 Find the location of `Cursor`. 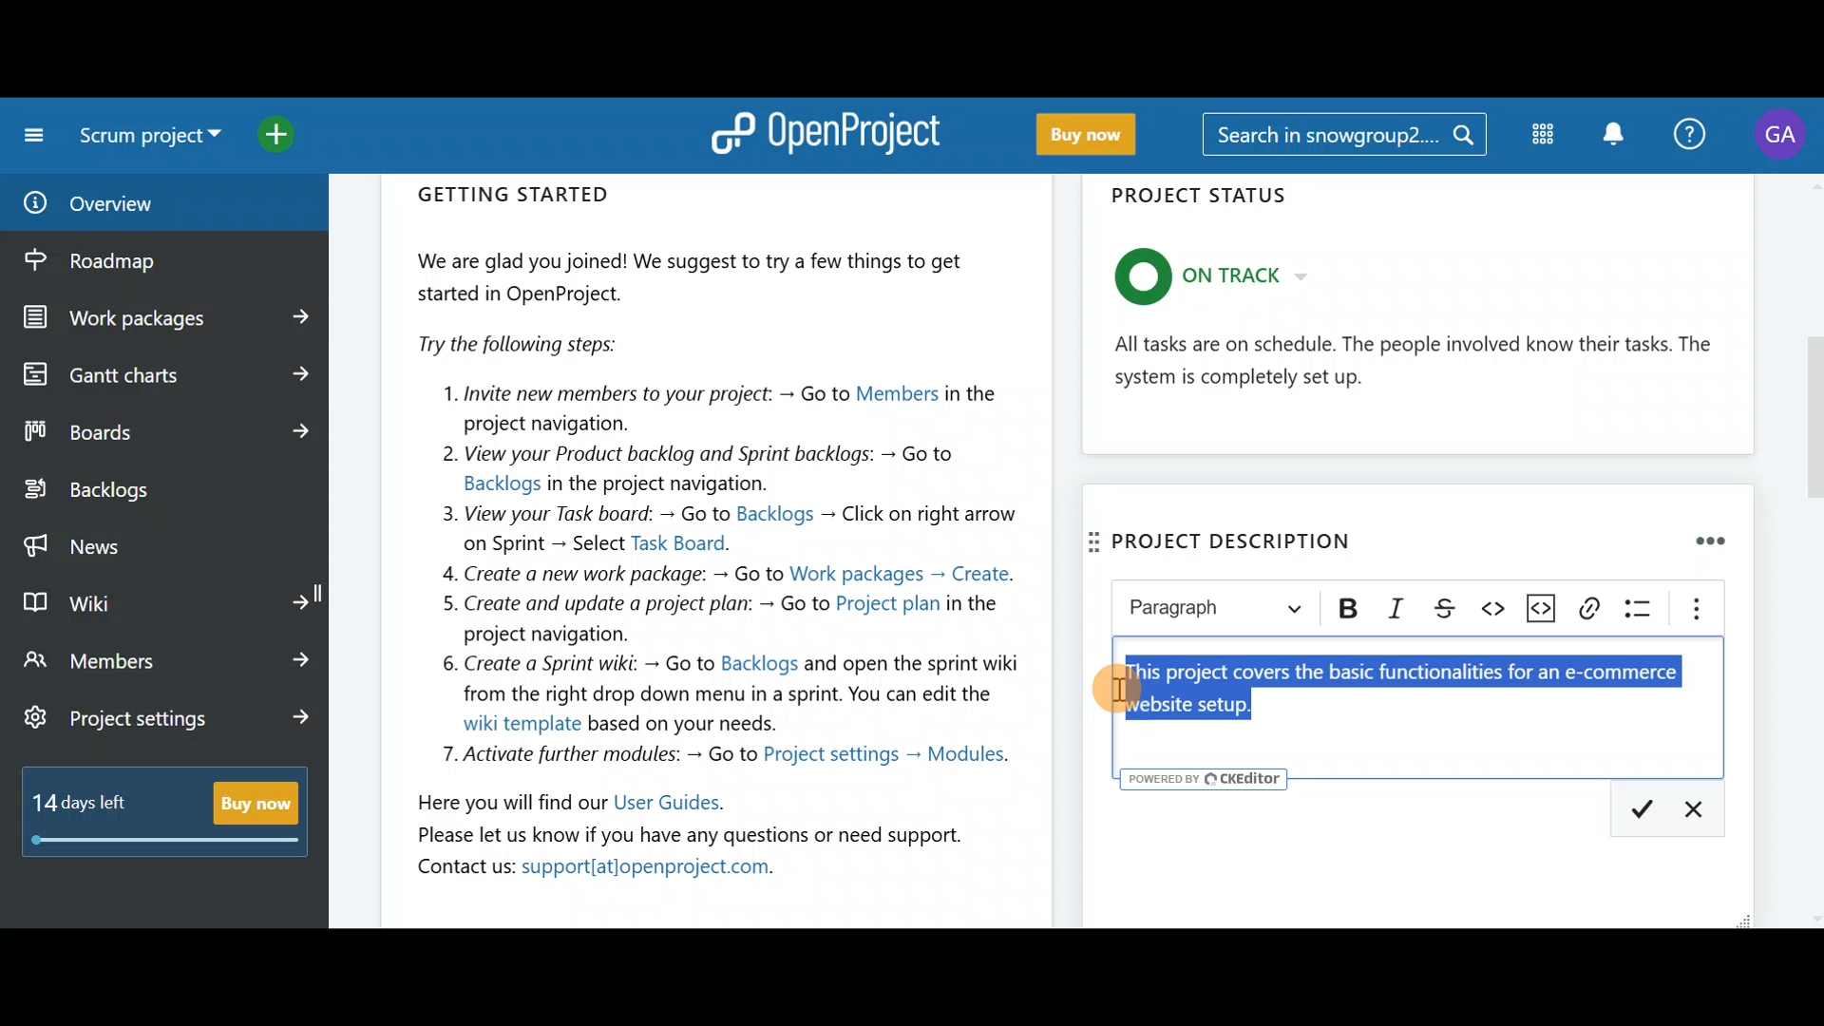

Cursor is located at coordinates (1118, 688).